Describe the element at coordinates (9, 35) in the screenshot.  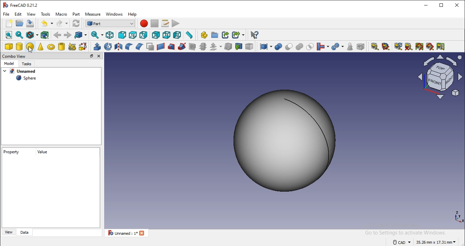
I see `fit all` at that location.